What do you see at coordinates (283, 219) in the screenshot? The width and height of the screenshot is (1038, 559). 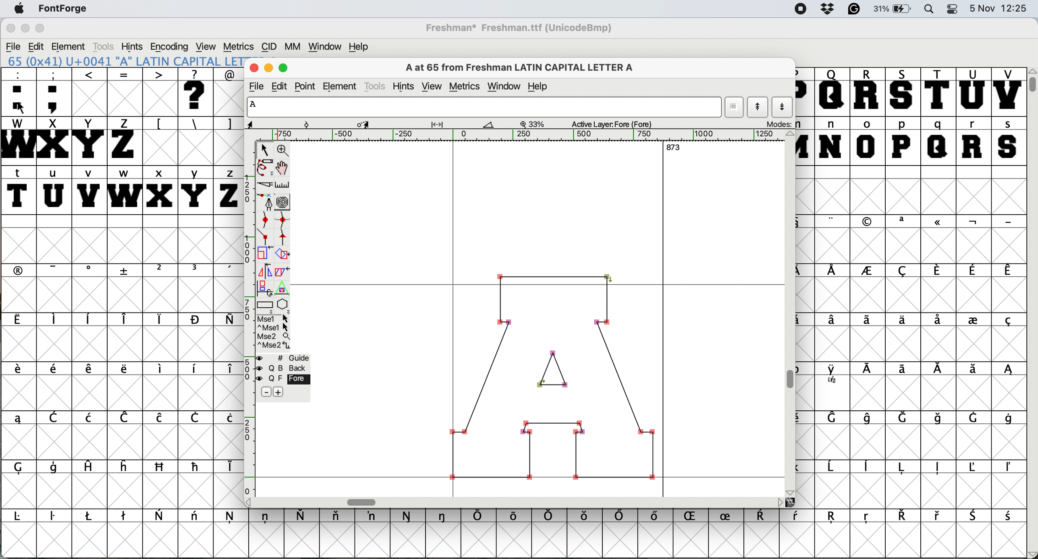 I see `add a curve point horizontal or vertical` at bounding box center [283, 219].